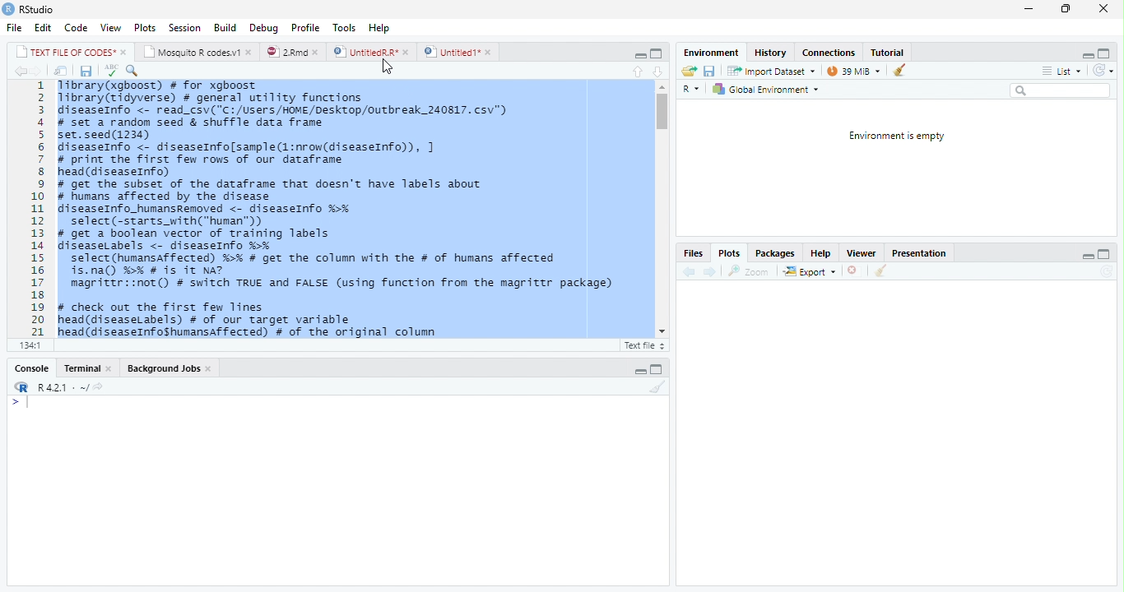  I want to click on Compile Report, so click(248, 70).